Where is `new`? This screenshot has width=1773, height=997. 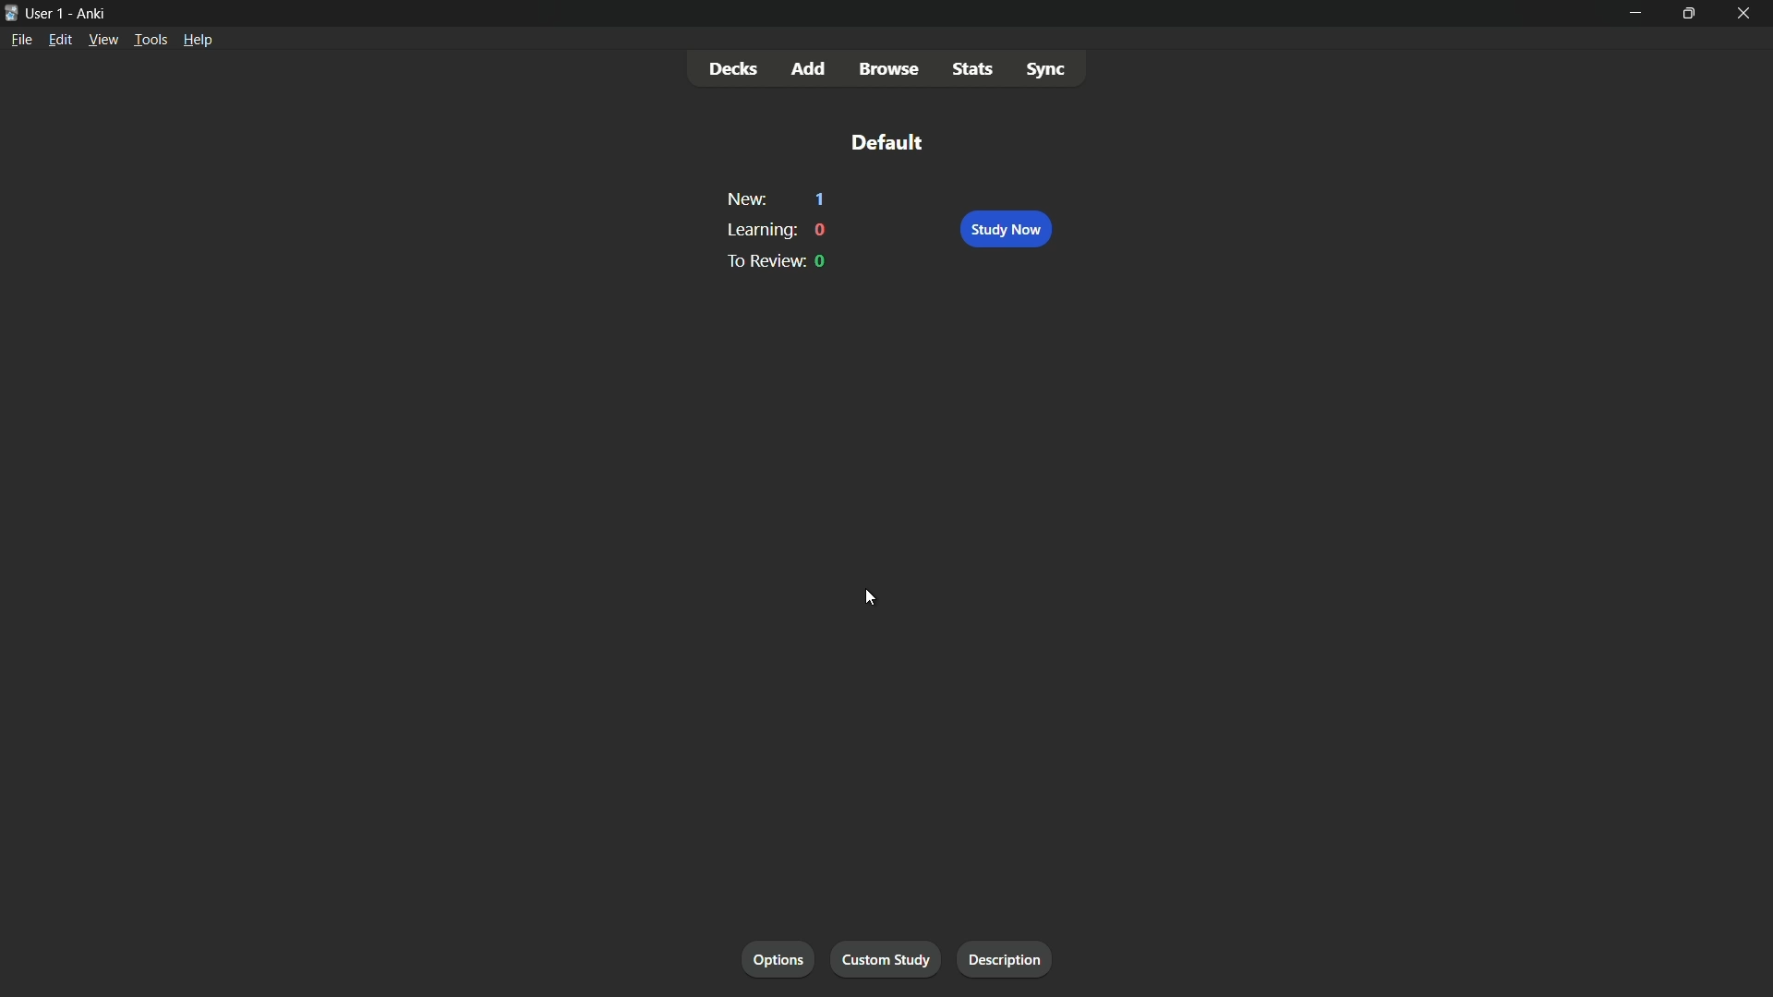
new is located at coordinates (748, 198).